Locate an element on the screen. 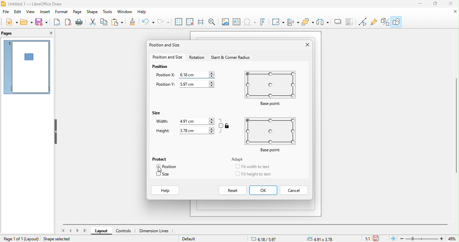 Image resolution: width=459 pixels, height=242 pixels. Checkbox  is located at coordinates (158, 166).